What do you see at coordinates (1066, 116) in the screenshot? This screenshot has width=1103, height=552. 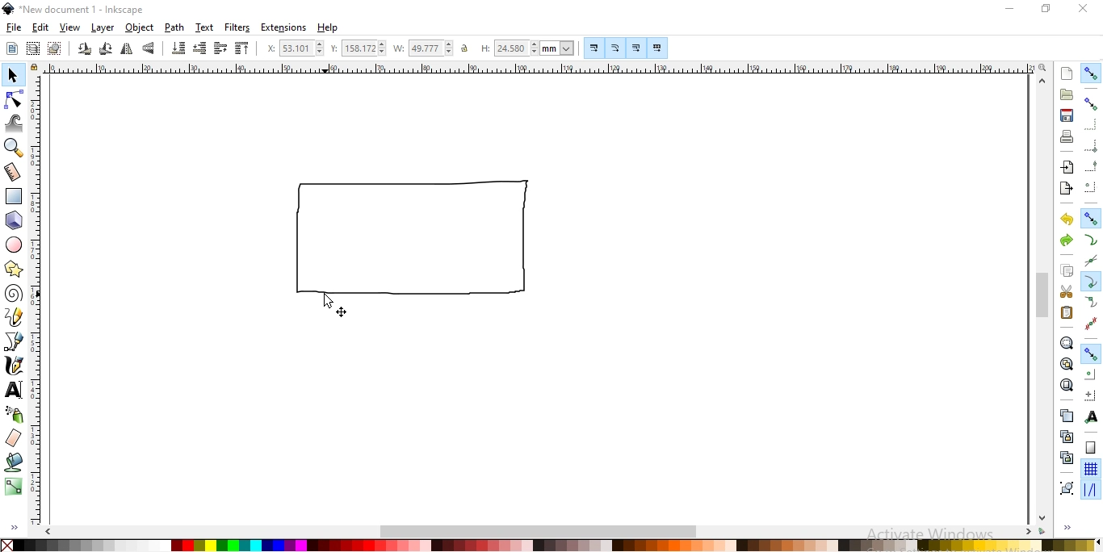 I see `save document` at bounding box center [1066, 116].